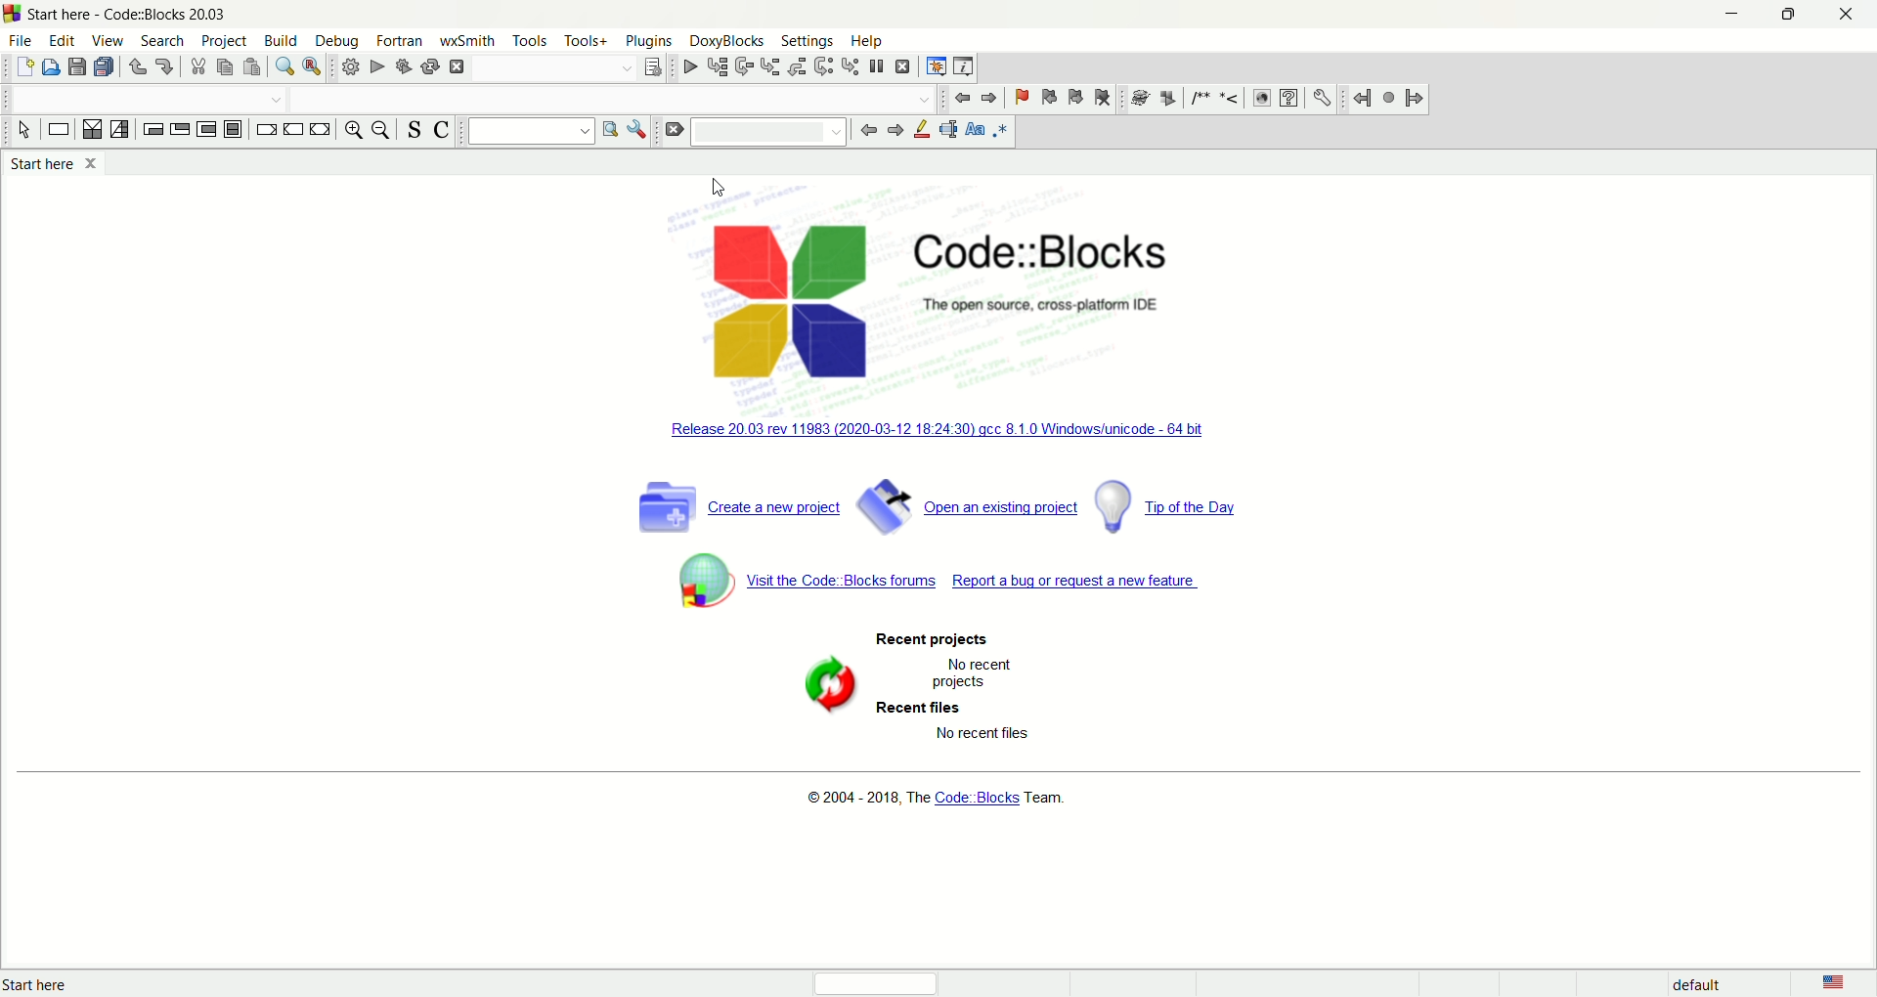  I want to click on debug, so click(687, 68).